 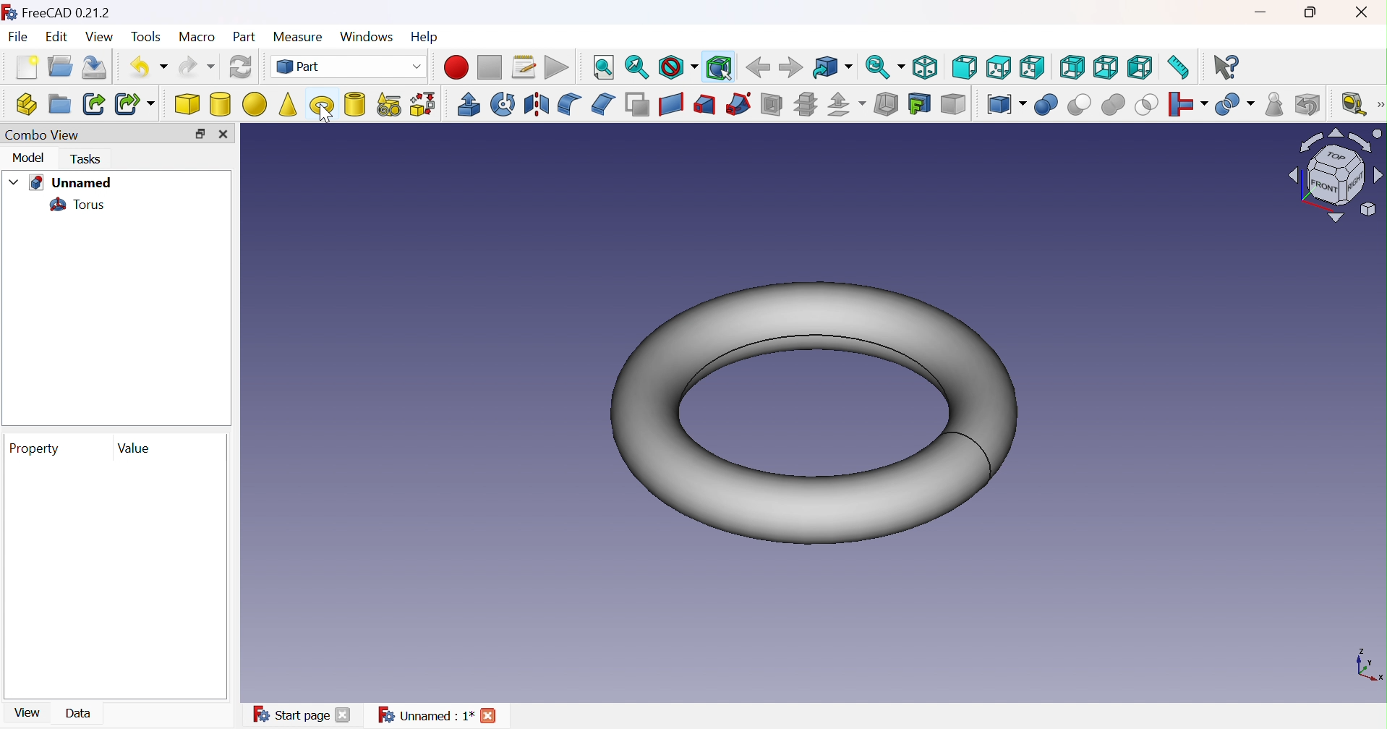 I want to click on Redo, so click(x=197, y=66).